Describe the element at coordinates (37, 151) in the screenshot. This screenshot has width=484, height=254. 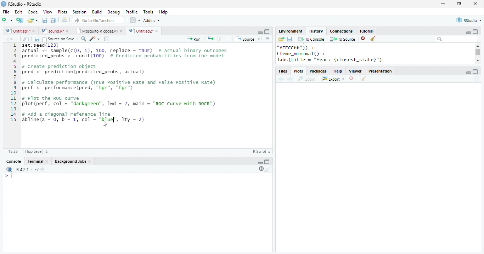
I see `Top Level` at that location.